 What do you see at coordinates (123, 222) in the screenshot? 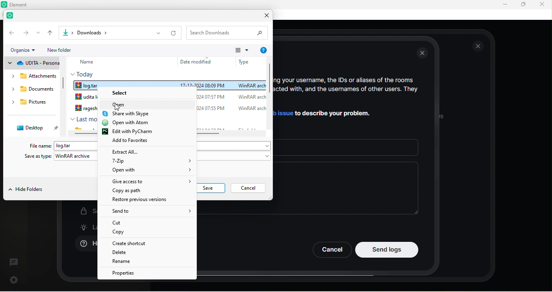
I see `cut` at bounding box center [123, 222].